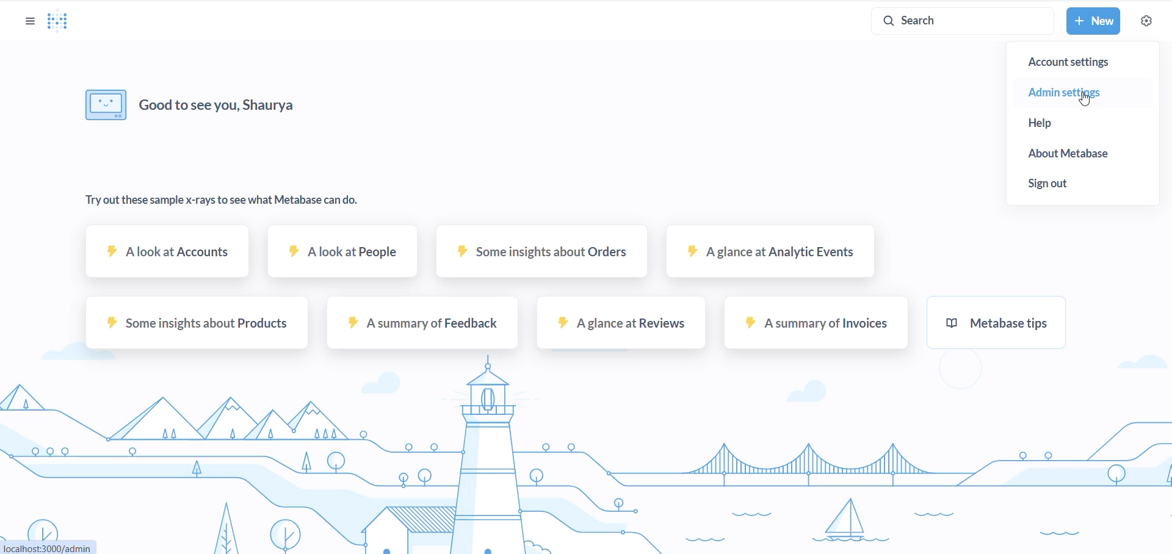 The width and height of the screenshot is (1172, 554). What do you see at coordinates (1146, 20) in the screenshot?
I see `settings` at bounding box center [1146, 20].